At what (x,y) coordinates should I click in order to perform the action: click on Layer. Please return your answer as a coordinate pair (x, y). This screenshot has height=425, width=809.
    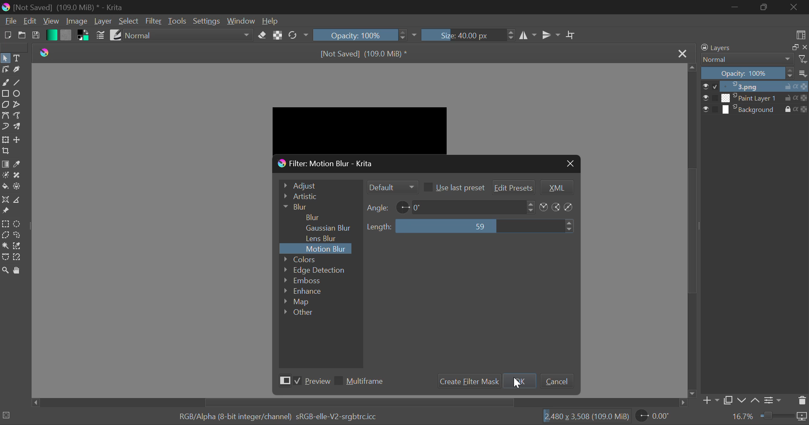
    Looking at the image, I should click on (103, 21).